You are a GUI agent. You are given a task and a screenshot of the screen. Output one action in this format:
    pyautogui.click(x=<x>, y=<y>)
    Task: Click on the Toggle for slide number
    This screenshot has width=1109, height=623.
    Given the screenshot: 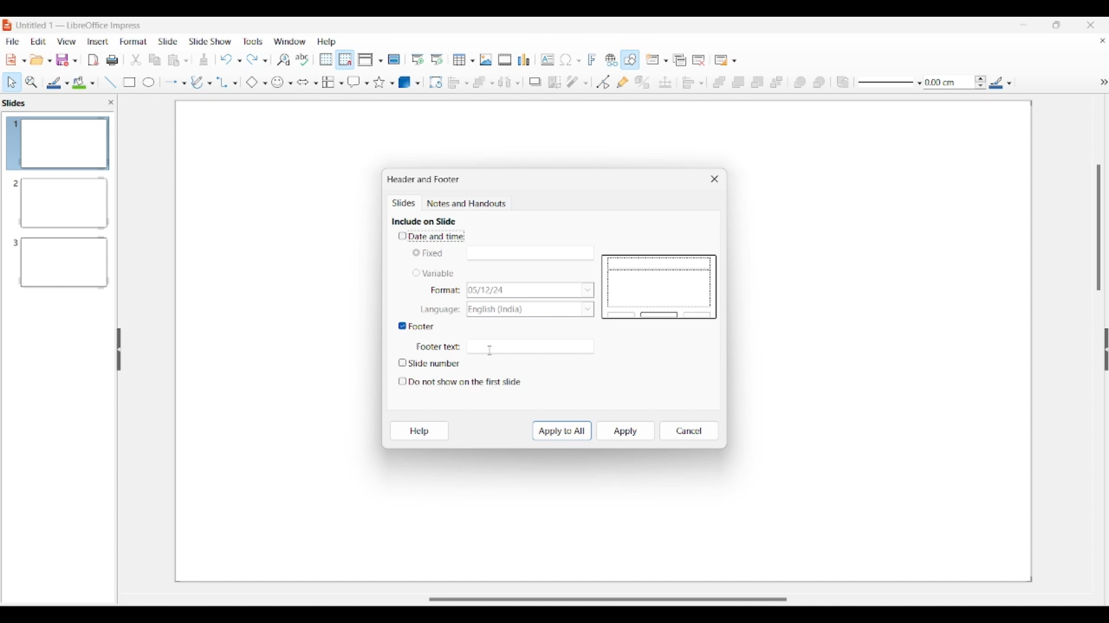 What is the action you would take?
    pyautogui.click(x=433, y=363)
    